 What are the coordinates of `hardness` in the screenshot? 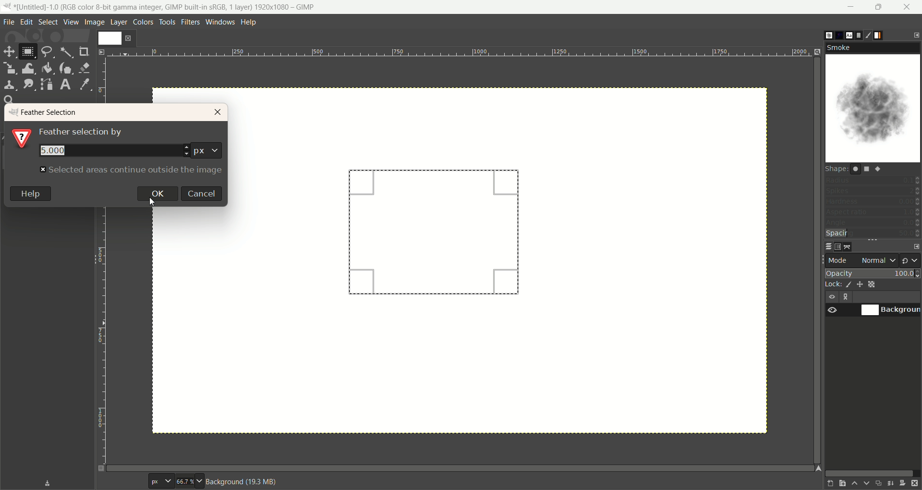 It's located at (873, 202).